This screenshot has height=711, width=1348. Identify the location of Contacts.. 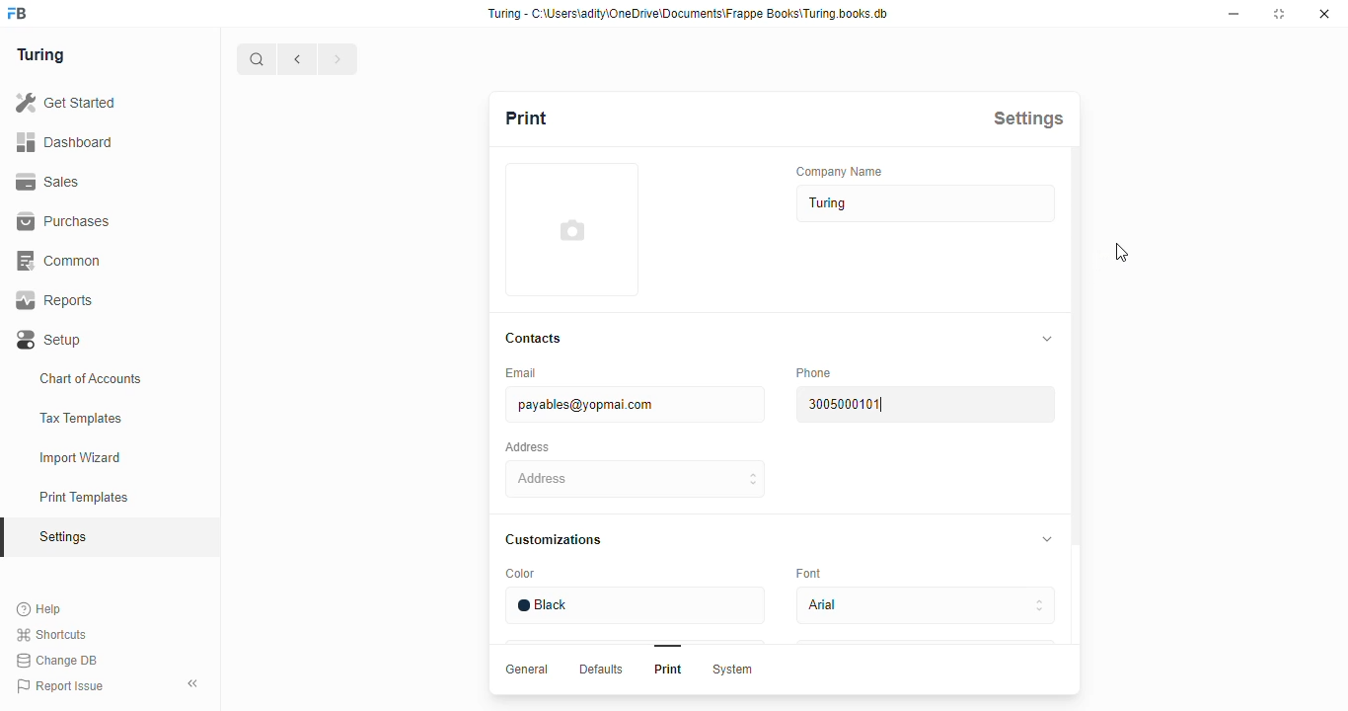
(535, 340).